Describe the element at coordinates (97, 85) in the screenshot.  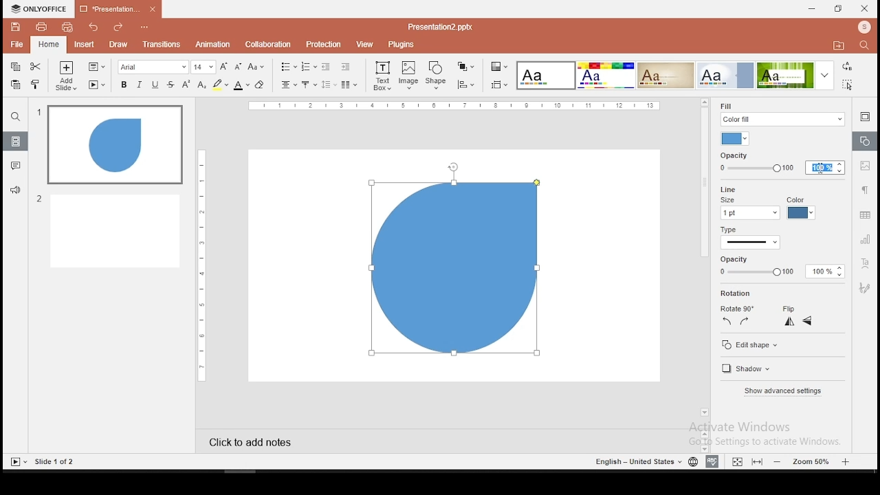
I see `start slideshow` at that location.